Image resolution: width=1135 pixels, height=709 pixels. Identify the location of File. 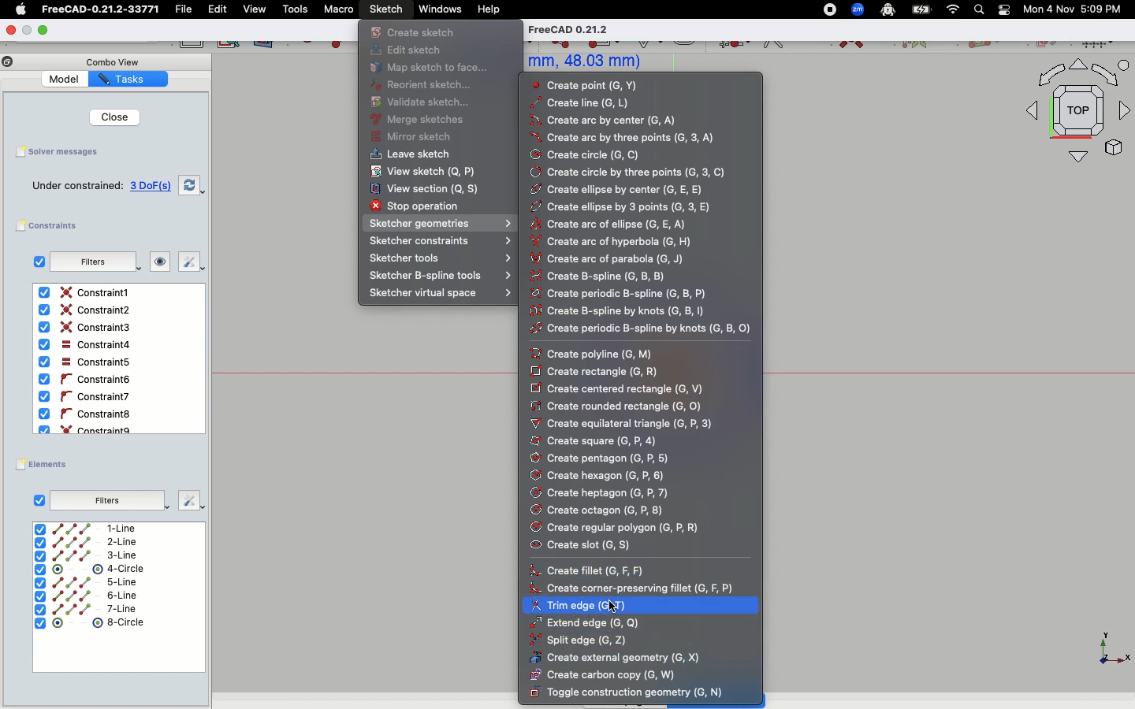
(185, 9).